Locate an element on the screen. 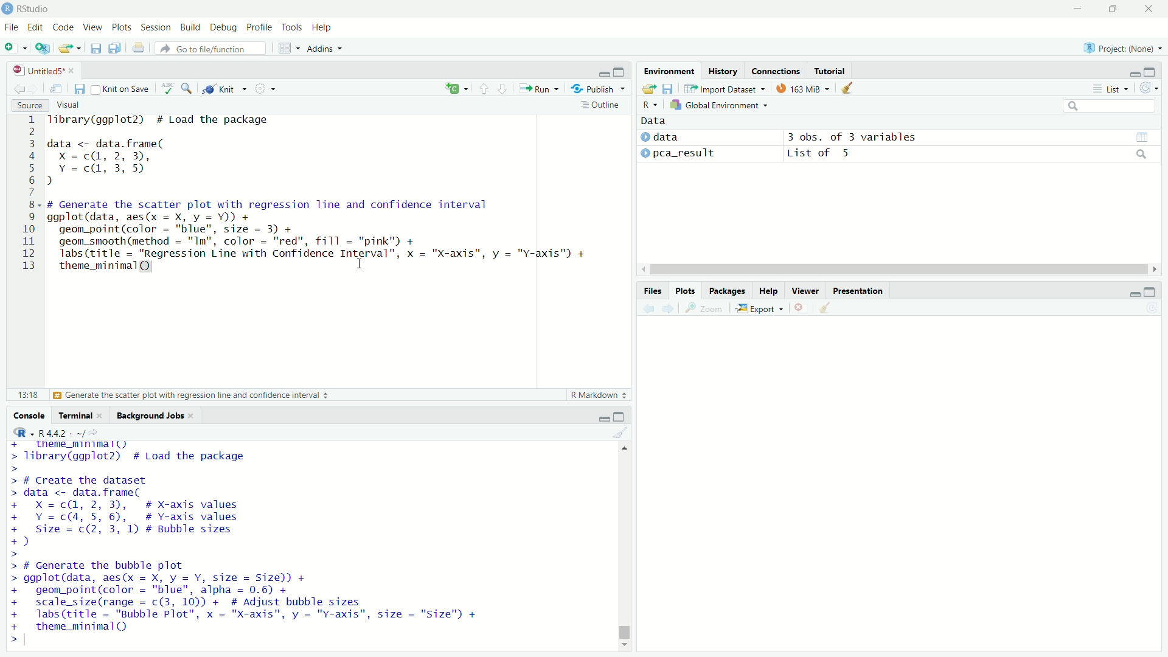 Image resolution: width=1168 pixels, height=657 pixels. minimize is located at coordinates (1133, 73).